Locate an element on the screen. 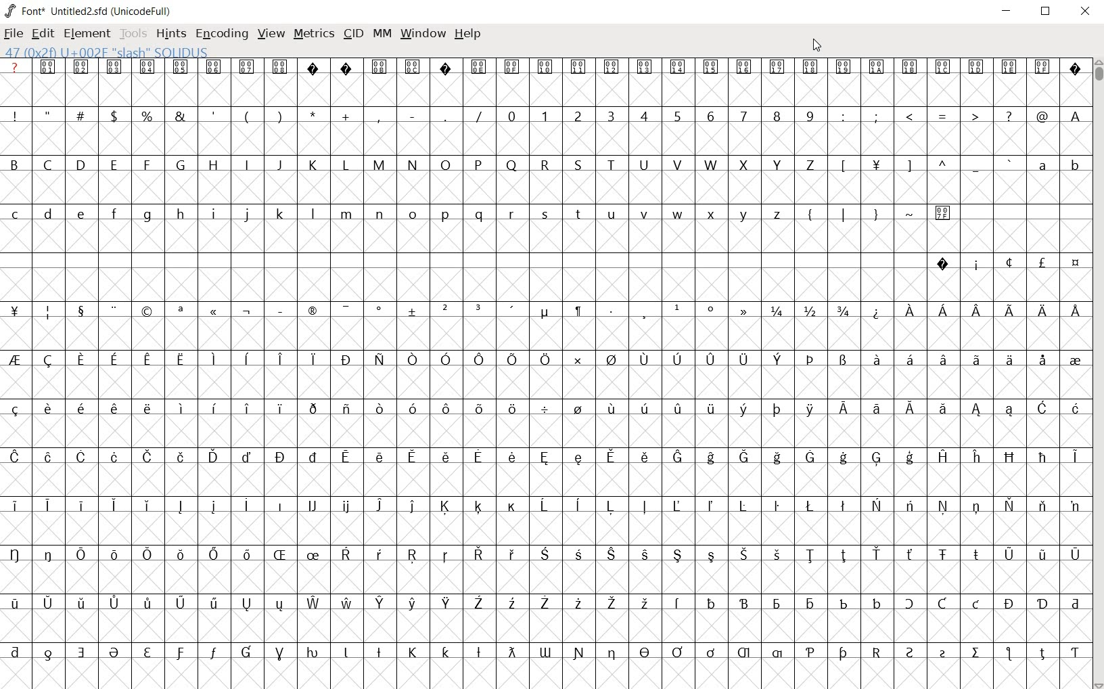 The height and width of the screenshot is (689, 1104). VIEW is located at coordinates (271, 34).